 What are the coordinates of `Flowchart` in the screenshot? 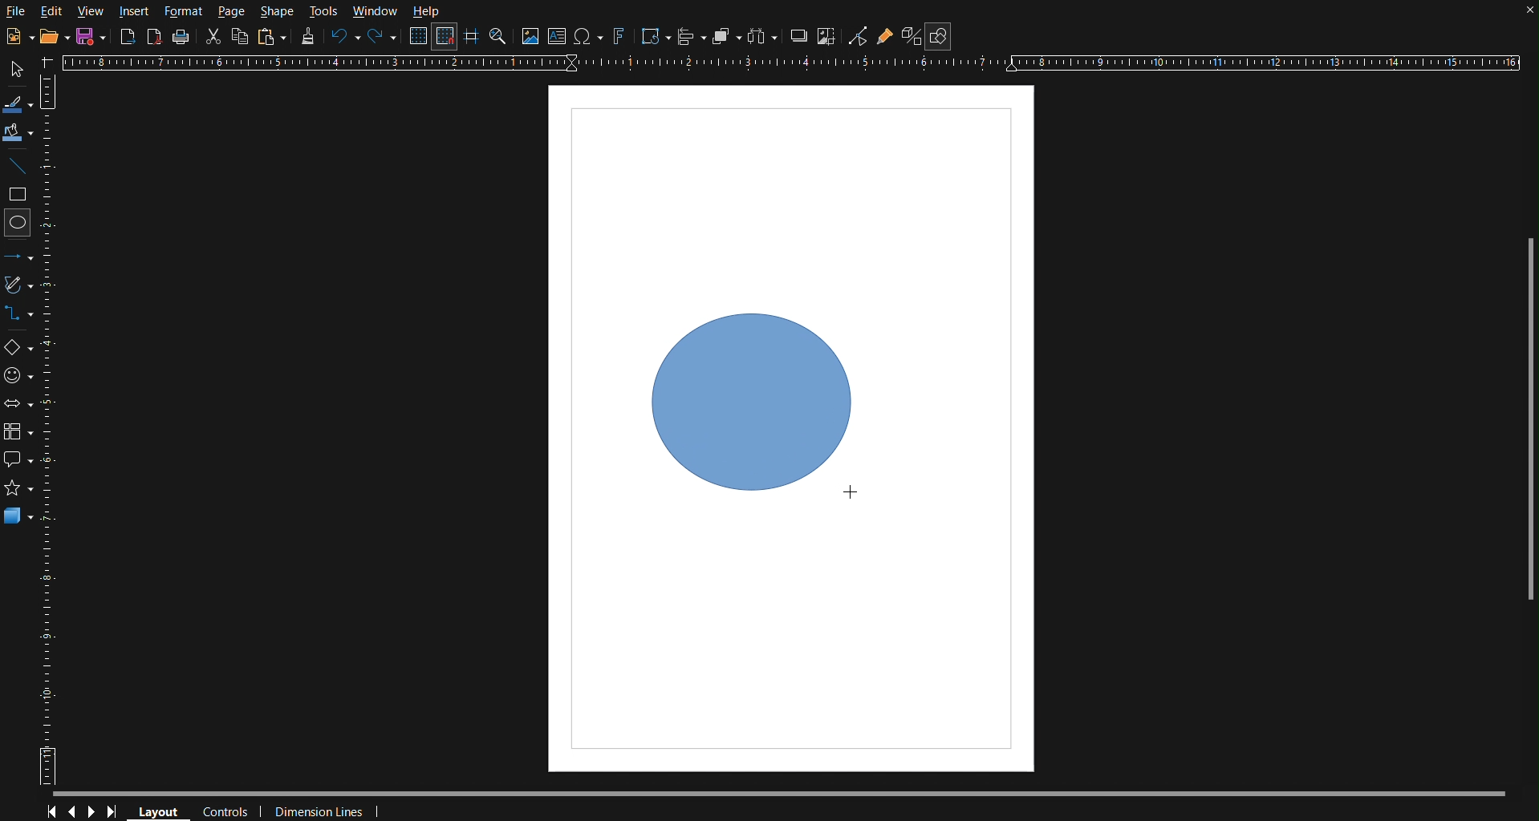 It's located at (18, 434).